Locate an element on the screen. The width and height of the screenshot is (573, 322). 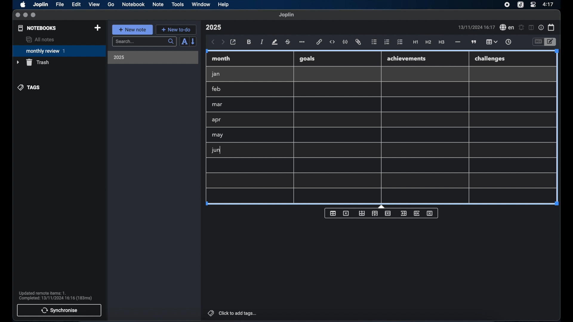
more options is located at coordinates (303, 42).